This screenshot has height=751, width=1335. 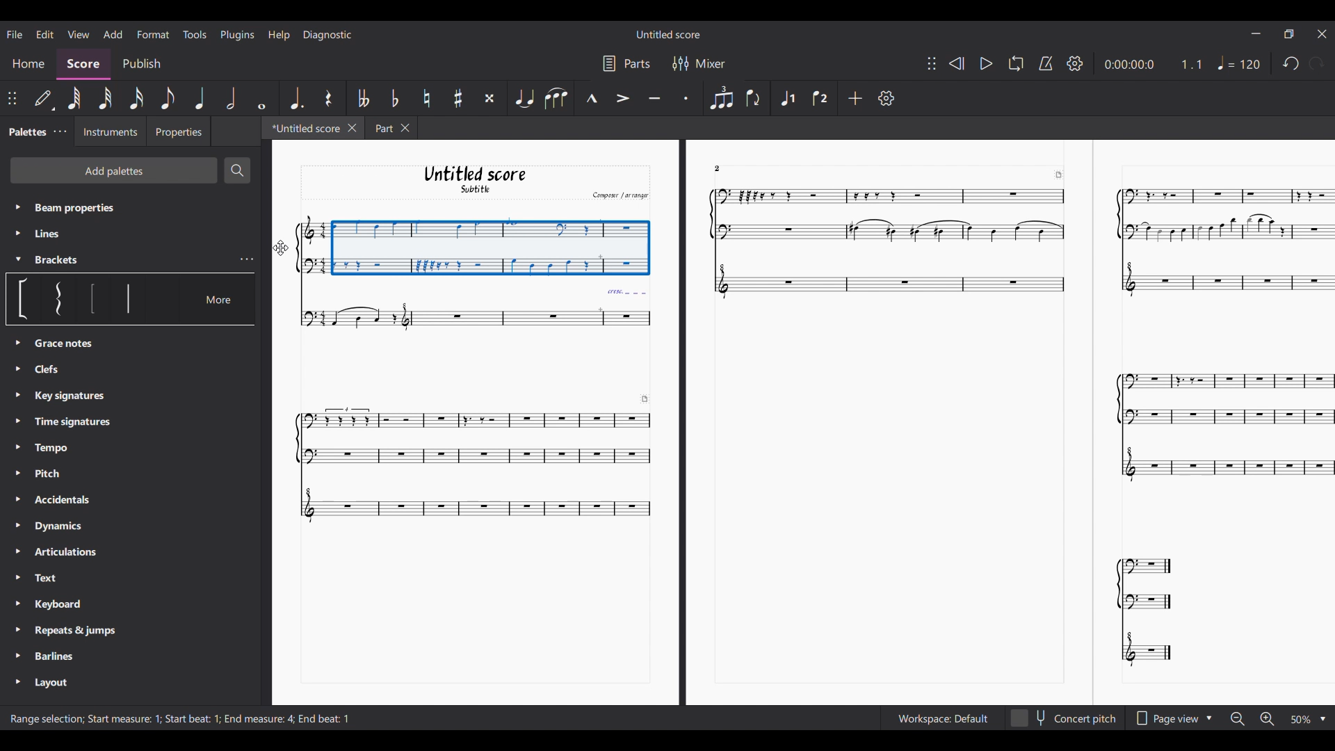 What do you see at coordinates (18, 604) in the screenshot?
I see `` at bounding box center [18, 604].